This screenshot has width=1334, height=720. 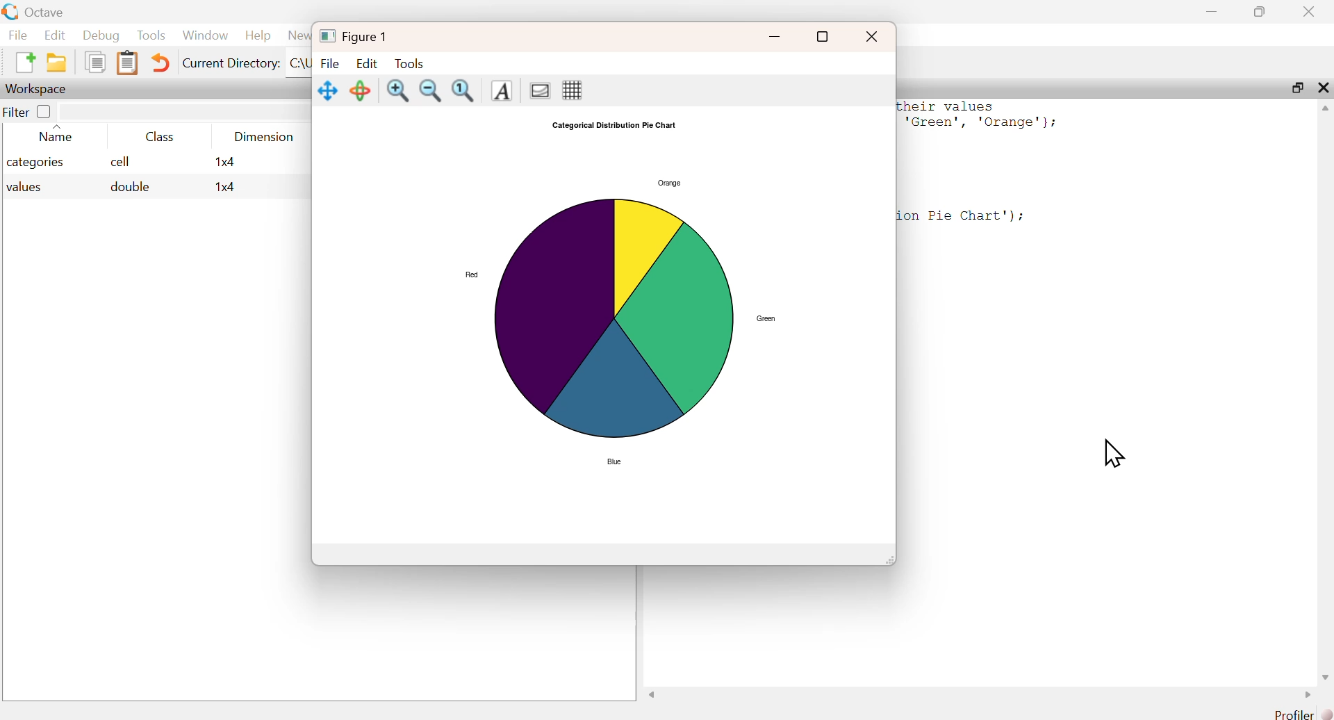 What do you see at coordinates (331, 65) in the screenshot?
I see `File` at bounding box center [331, 65].